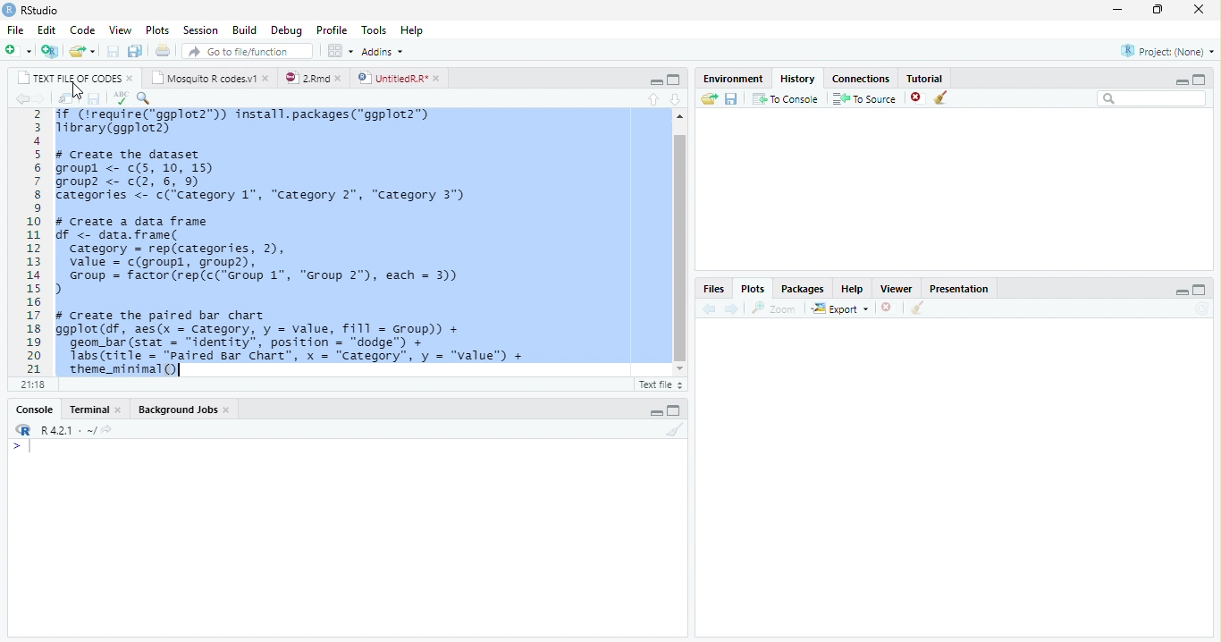 The height and width of the screenshot is (642, 1221). I want to click on addins, so click(385, 51).